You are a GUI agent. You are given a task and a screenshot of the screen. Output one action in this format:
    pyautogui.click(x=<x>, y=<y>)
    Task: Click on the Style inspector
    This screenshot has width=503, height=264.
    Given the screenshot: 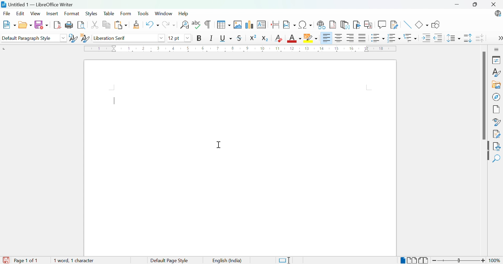 What is the action you would take?
    pyautogui.click(x=495, y=122)
    